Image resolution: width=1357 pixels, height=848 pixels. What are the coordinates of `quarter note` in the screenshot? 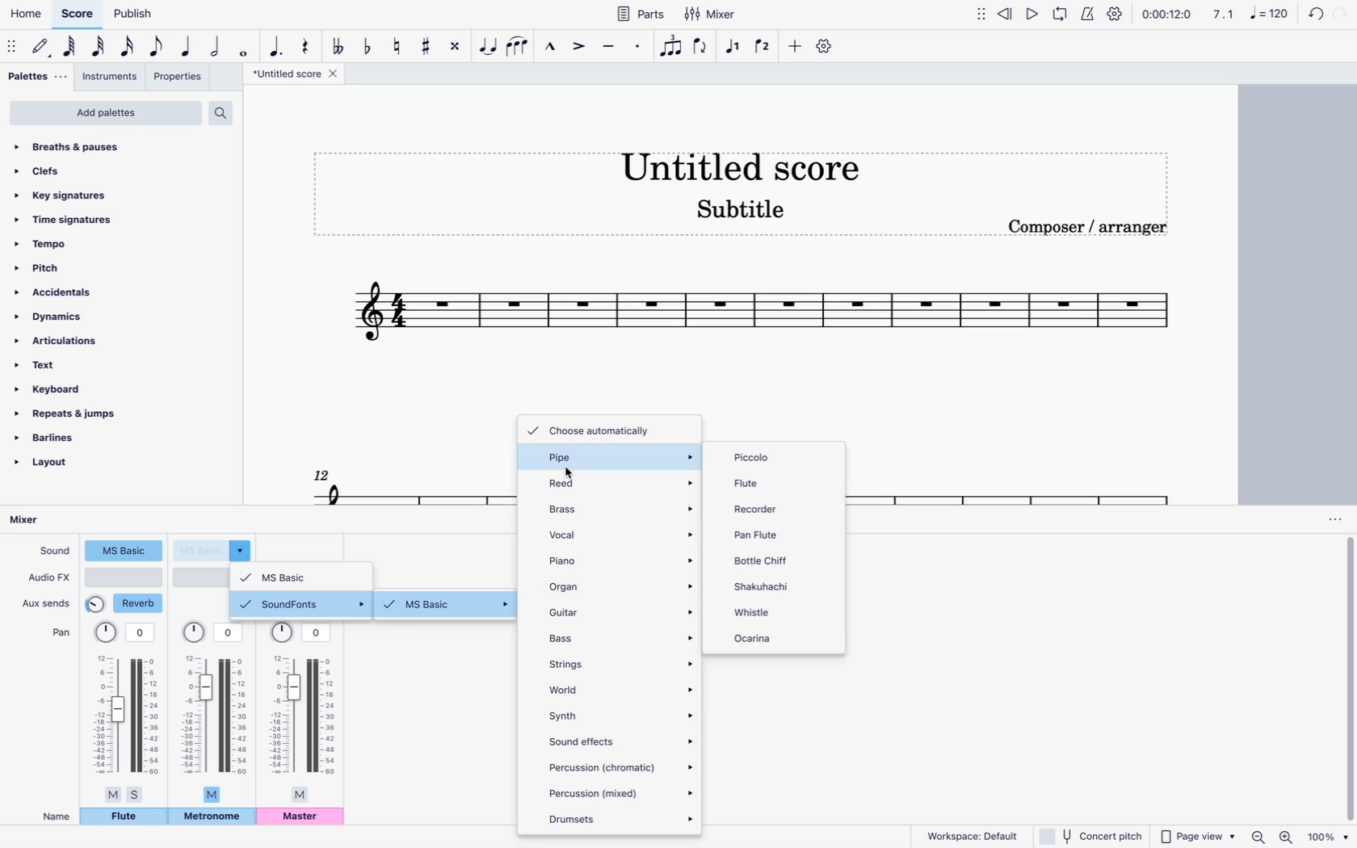 It's located at (187, 47).